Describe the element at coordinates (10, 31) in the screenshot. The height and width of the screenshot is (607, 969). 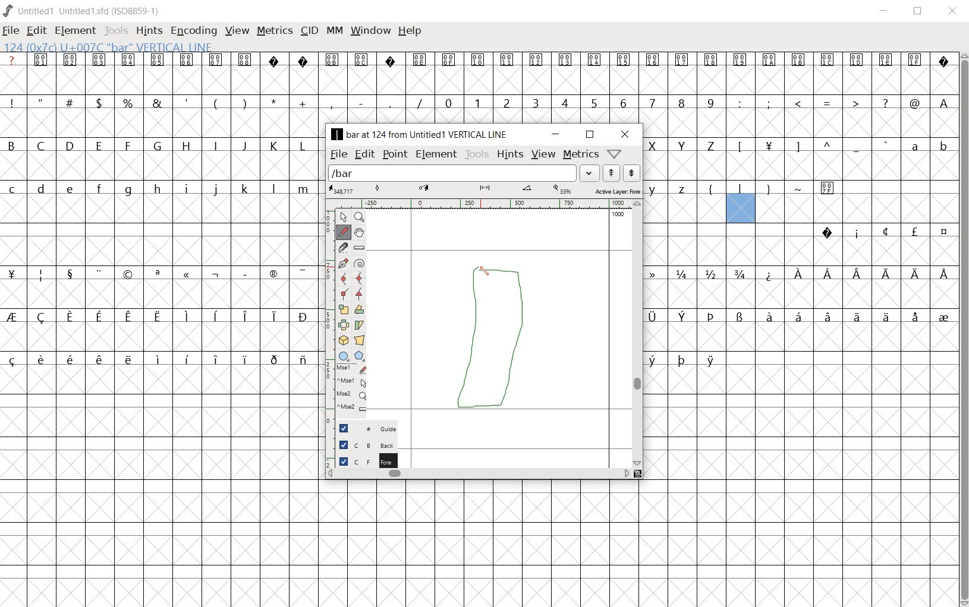
I see `file` at that location.